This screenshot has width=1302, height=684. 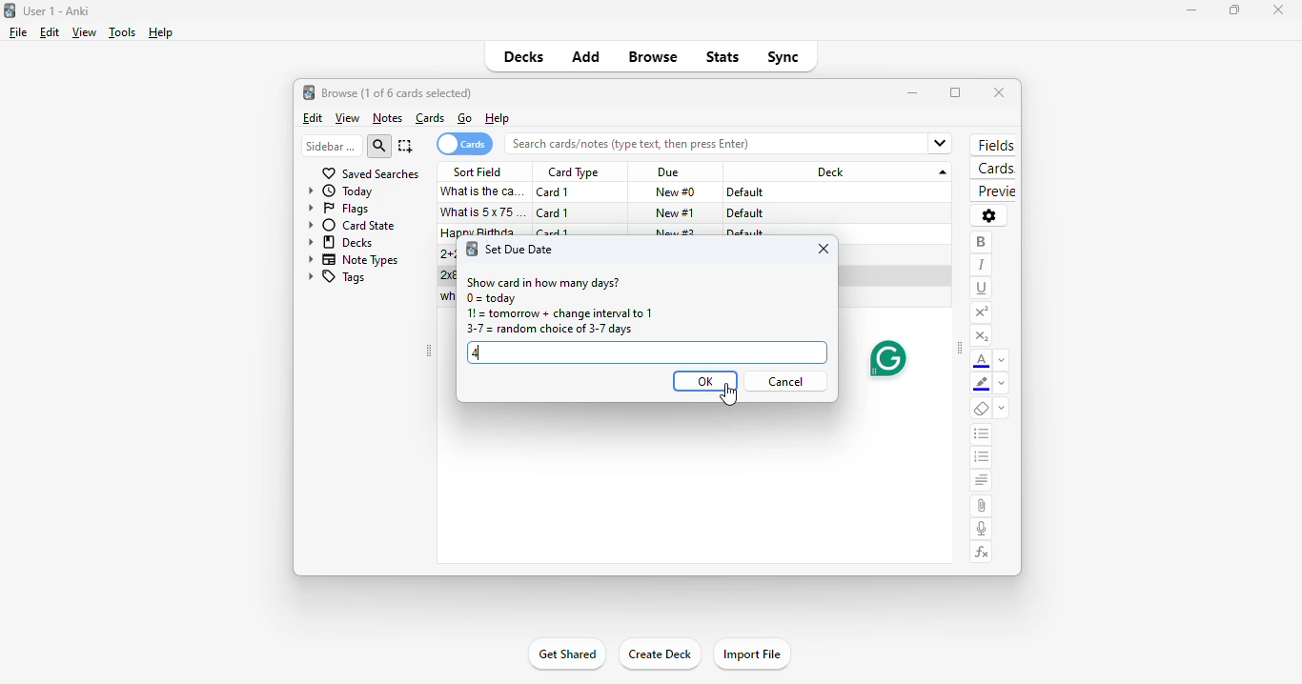 I want to click on superscript, so click(x=981, y=312).